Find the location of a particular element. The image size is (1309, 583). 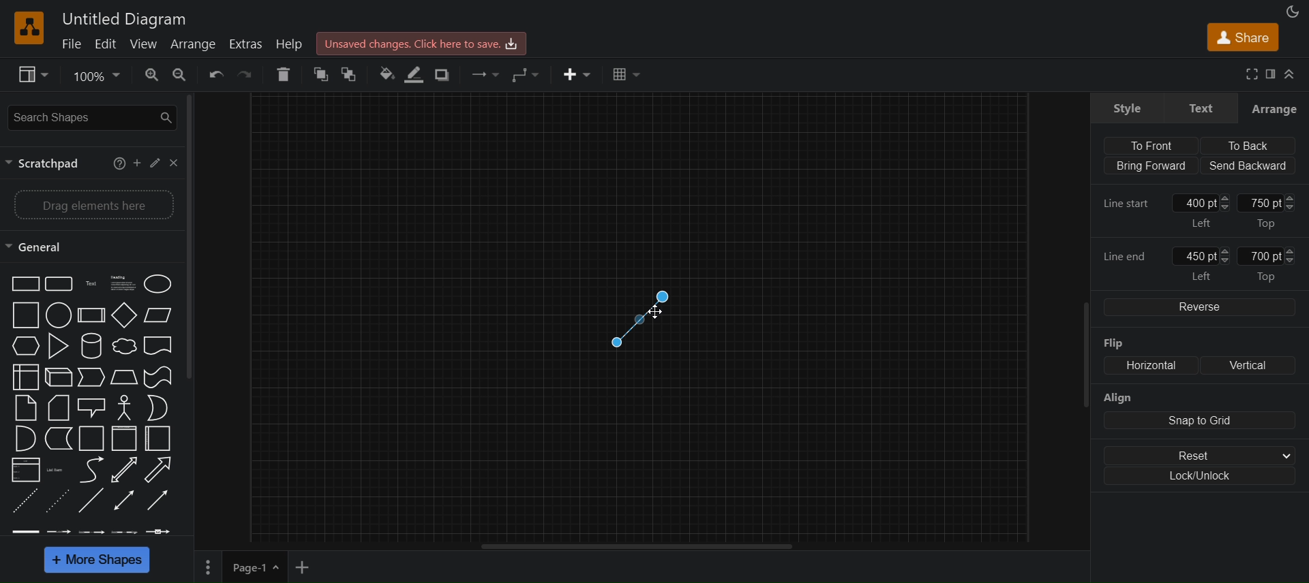

add is located at coordinates (136, 161).